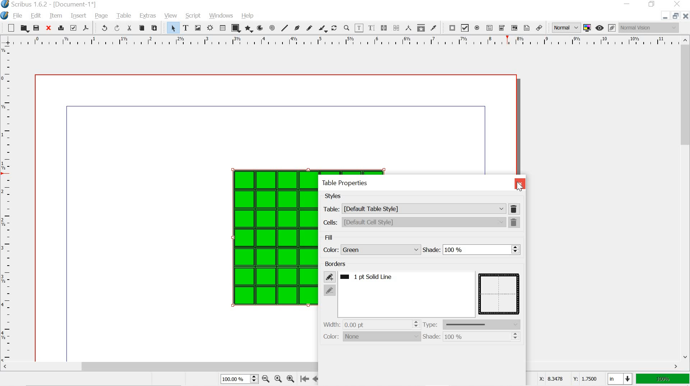 The height and width of the screenshot is (386, 690). What do you see at coordinates (369, 338) in the screenshot?
I see `color: None` at bounding box center [369, 338].